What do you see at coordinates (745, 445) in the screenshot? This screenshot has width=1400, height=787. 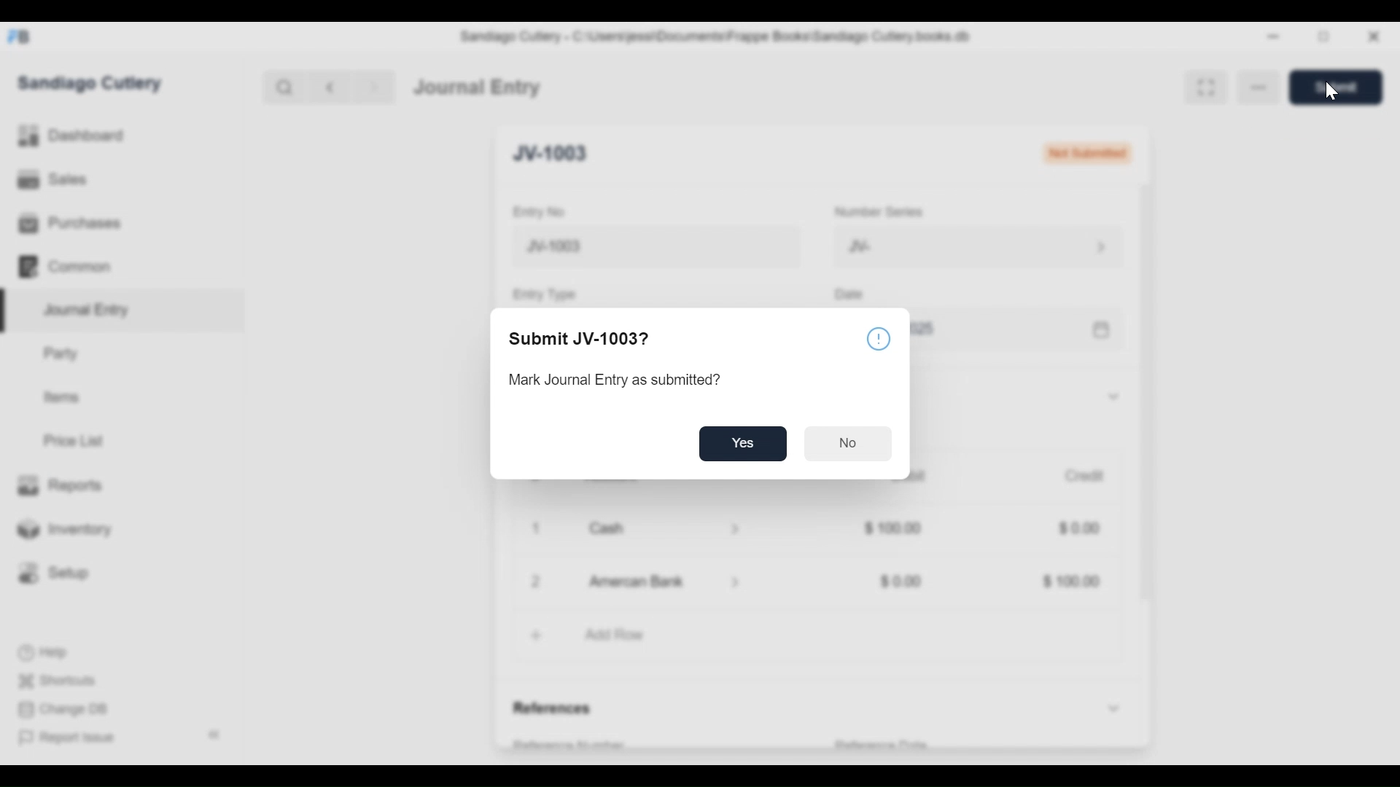 I see `Yes ` at bounding box center [745, 445].